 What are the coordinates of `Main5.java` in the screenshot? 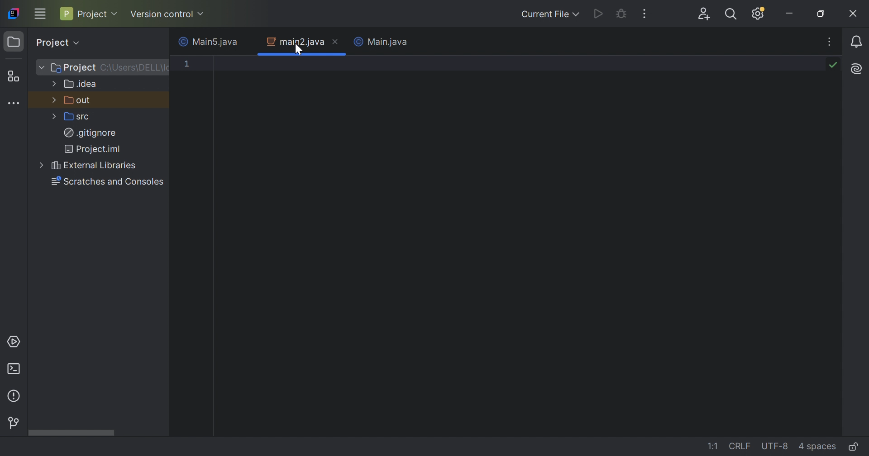 It's located at (205, 42).